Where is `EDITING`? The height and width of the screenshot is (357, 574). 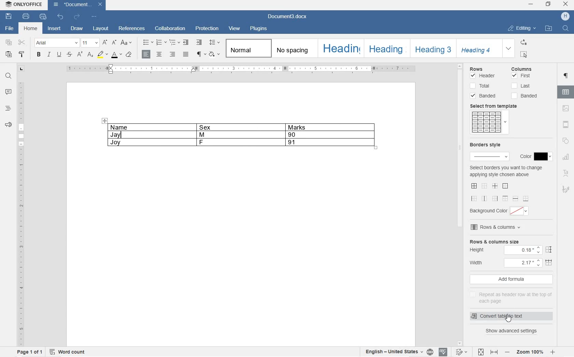
EDITING is located at coordinates (522, 27).